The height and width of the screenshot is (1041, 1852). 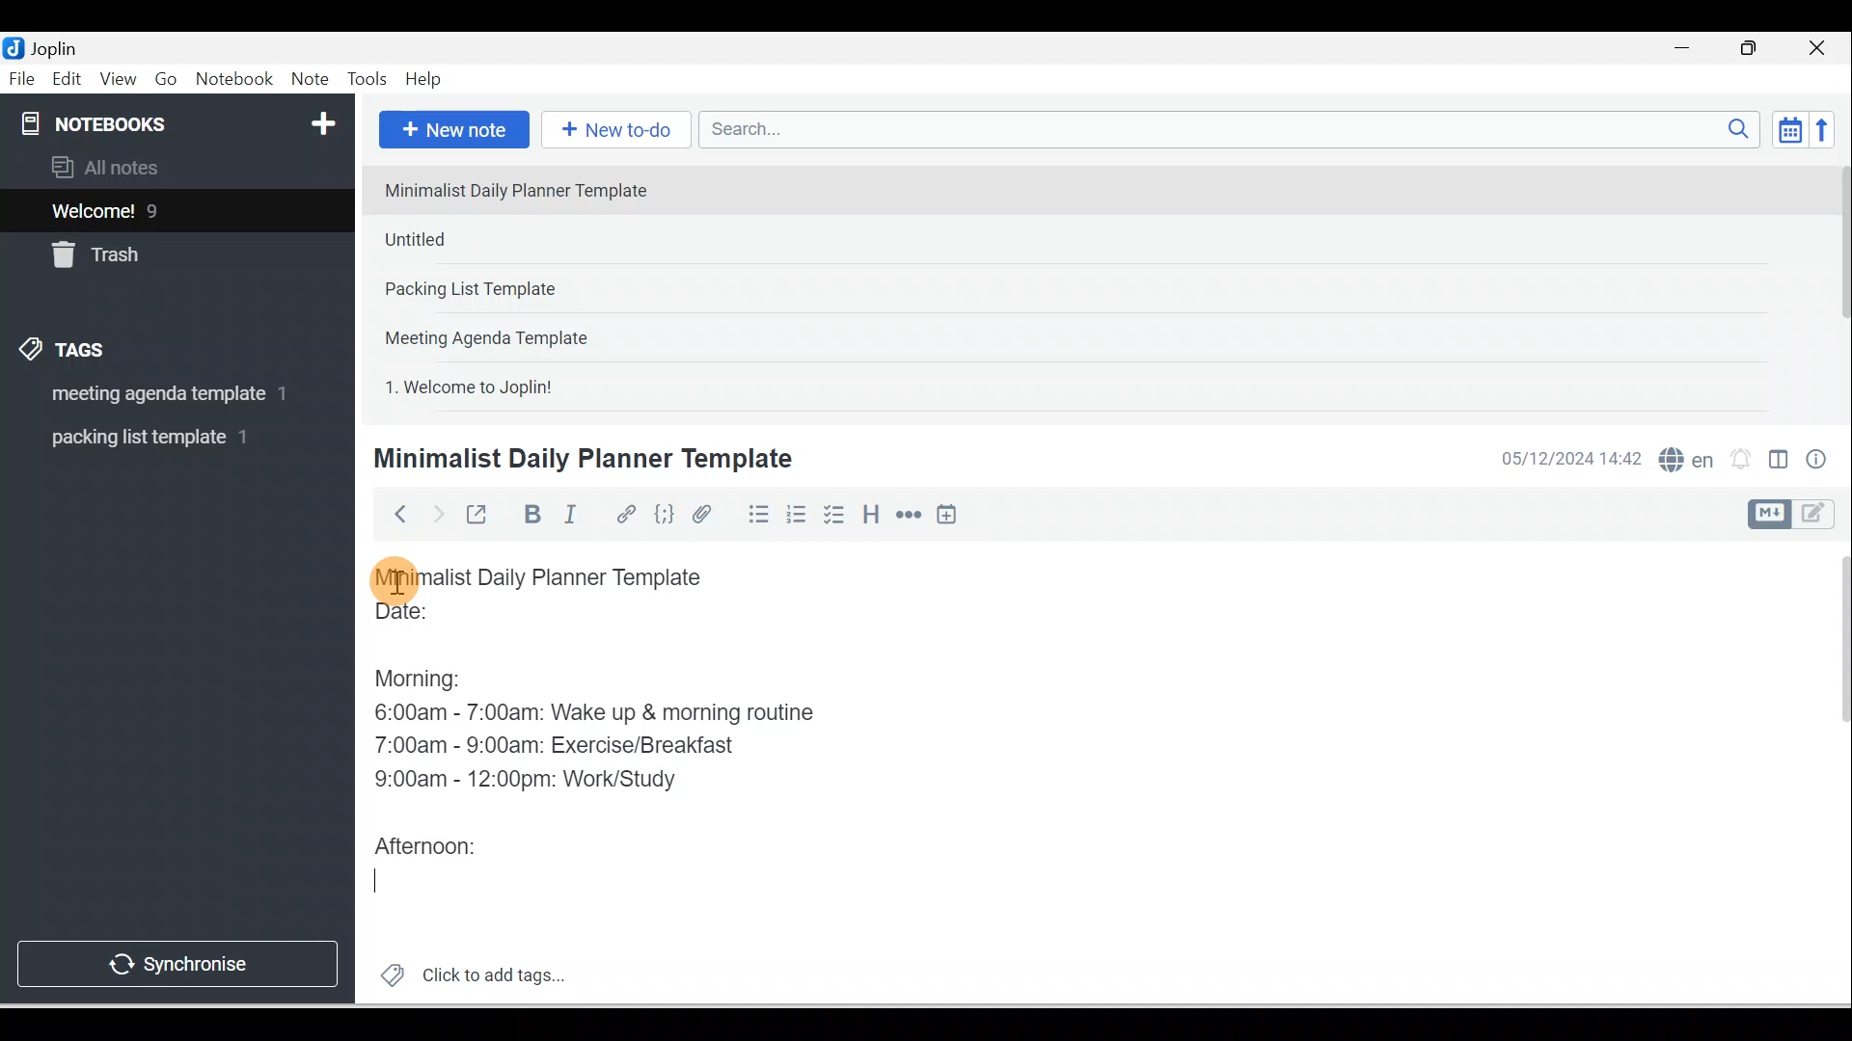 I want to click on Back, so click(x=392, y=514).